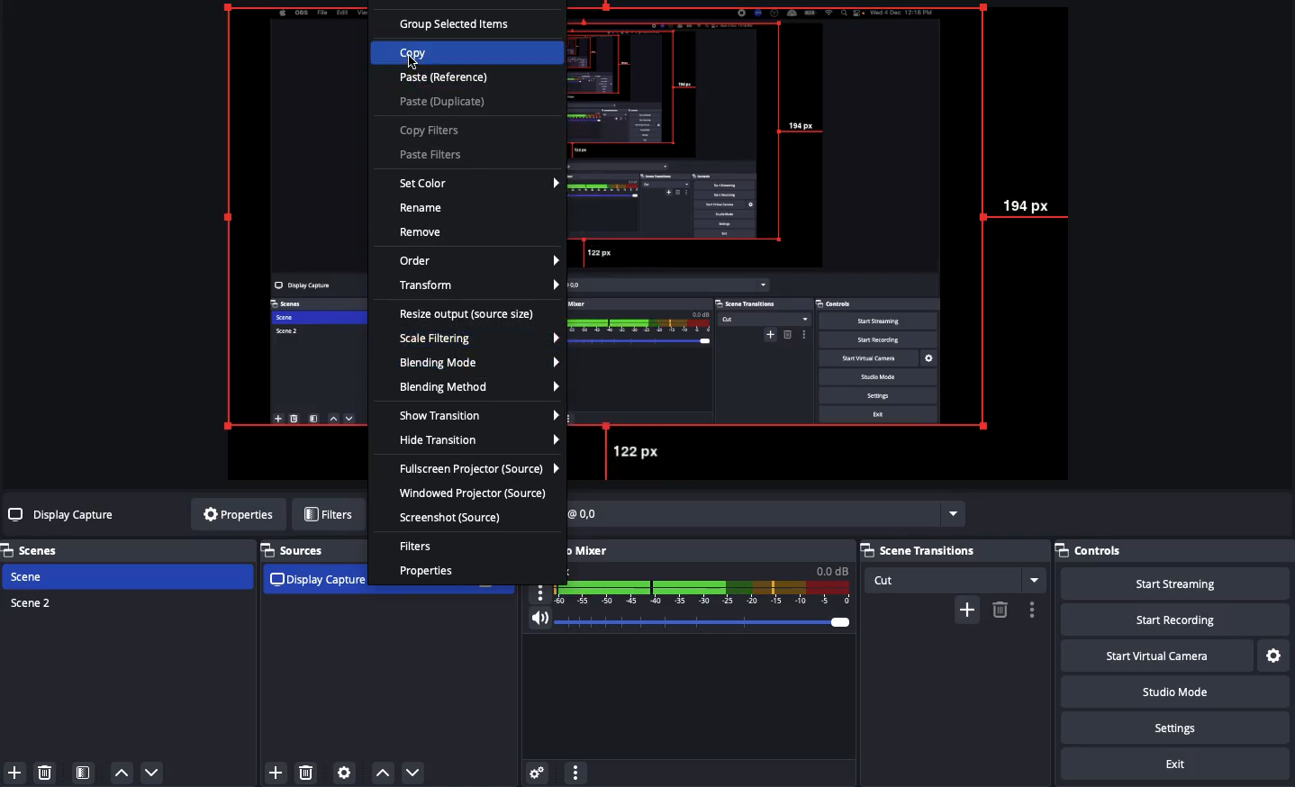  I want to click on Click, so click(412, 63).